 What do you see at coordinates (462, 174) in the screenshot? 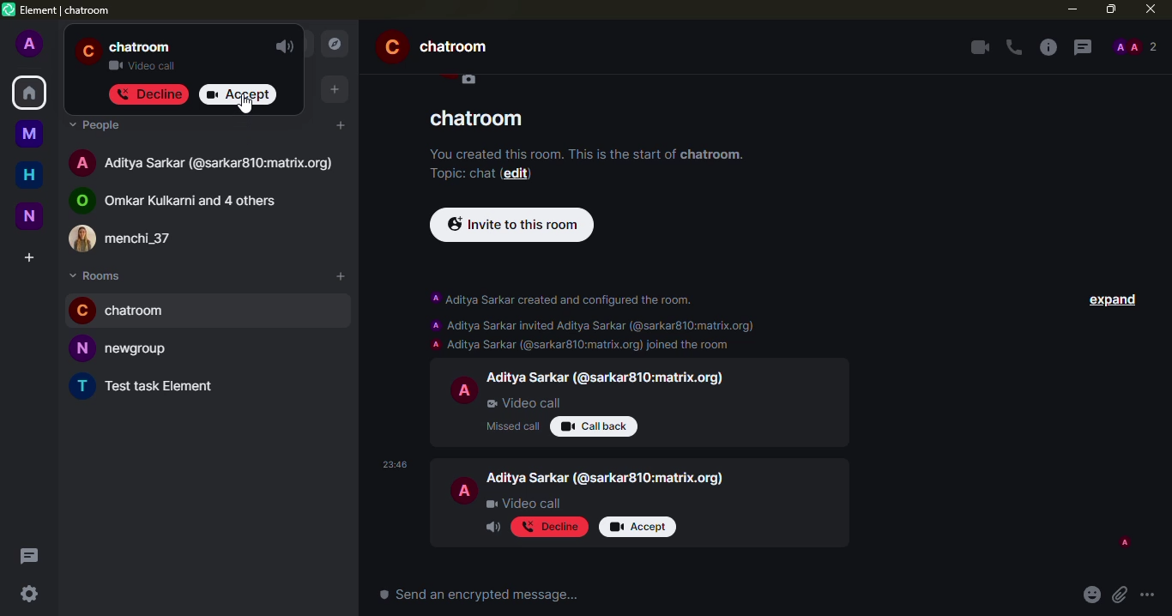
I see `topic:chat` at bounding box center [462, 174].